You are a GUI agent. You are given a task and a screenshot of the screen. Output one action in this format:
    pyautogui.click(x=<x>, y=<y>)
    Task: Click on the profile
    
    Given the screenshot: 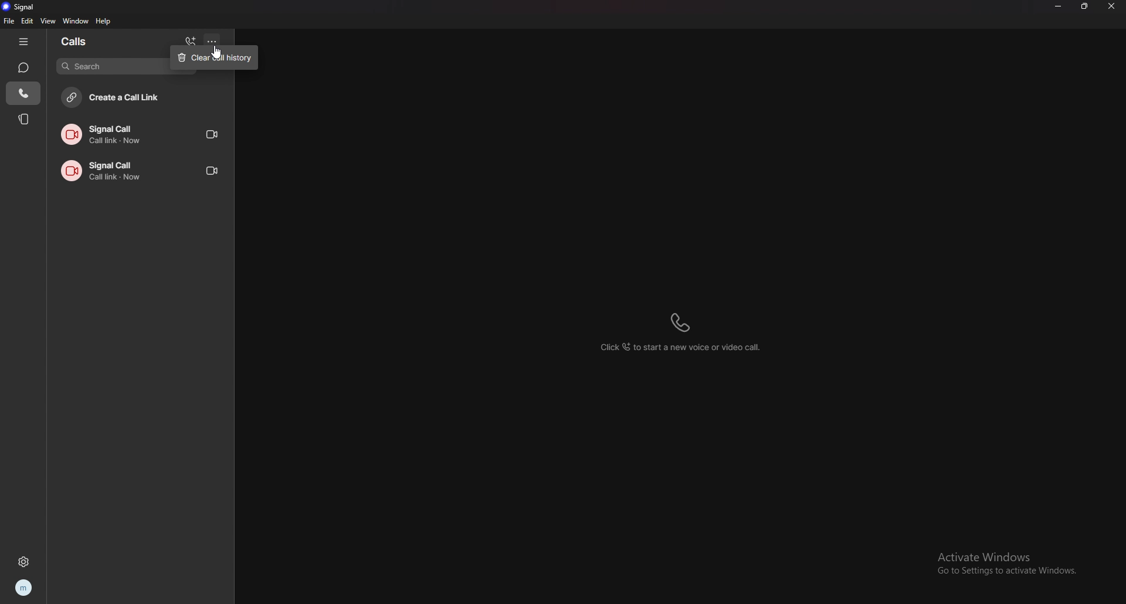 What is the action you would take?
    pyautogui.click(x=23, y=588)
    